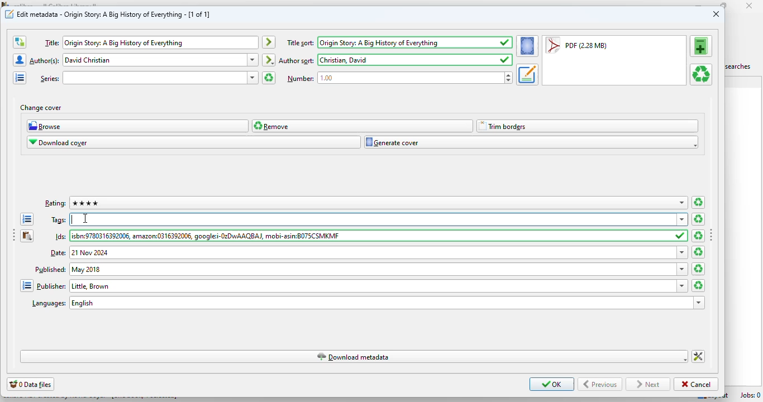  What do you see at coordinates (509, 78) in the screenshot?
I see `increase or decrease number` at bounding box center [509, 78].